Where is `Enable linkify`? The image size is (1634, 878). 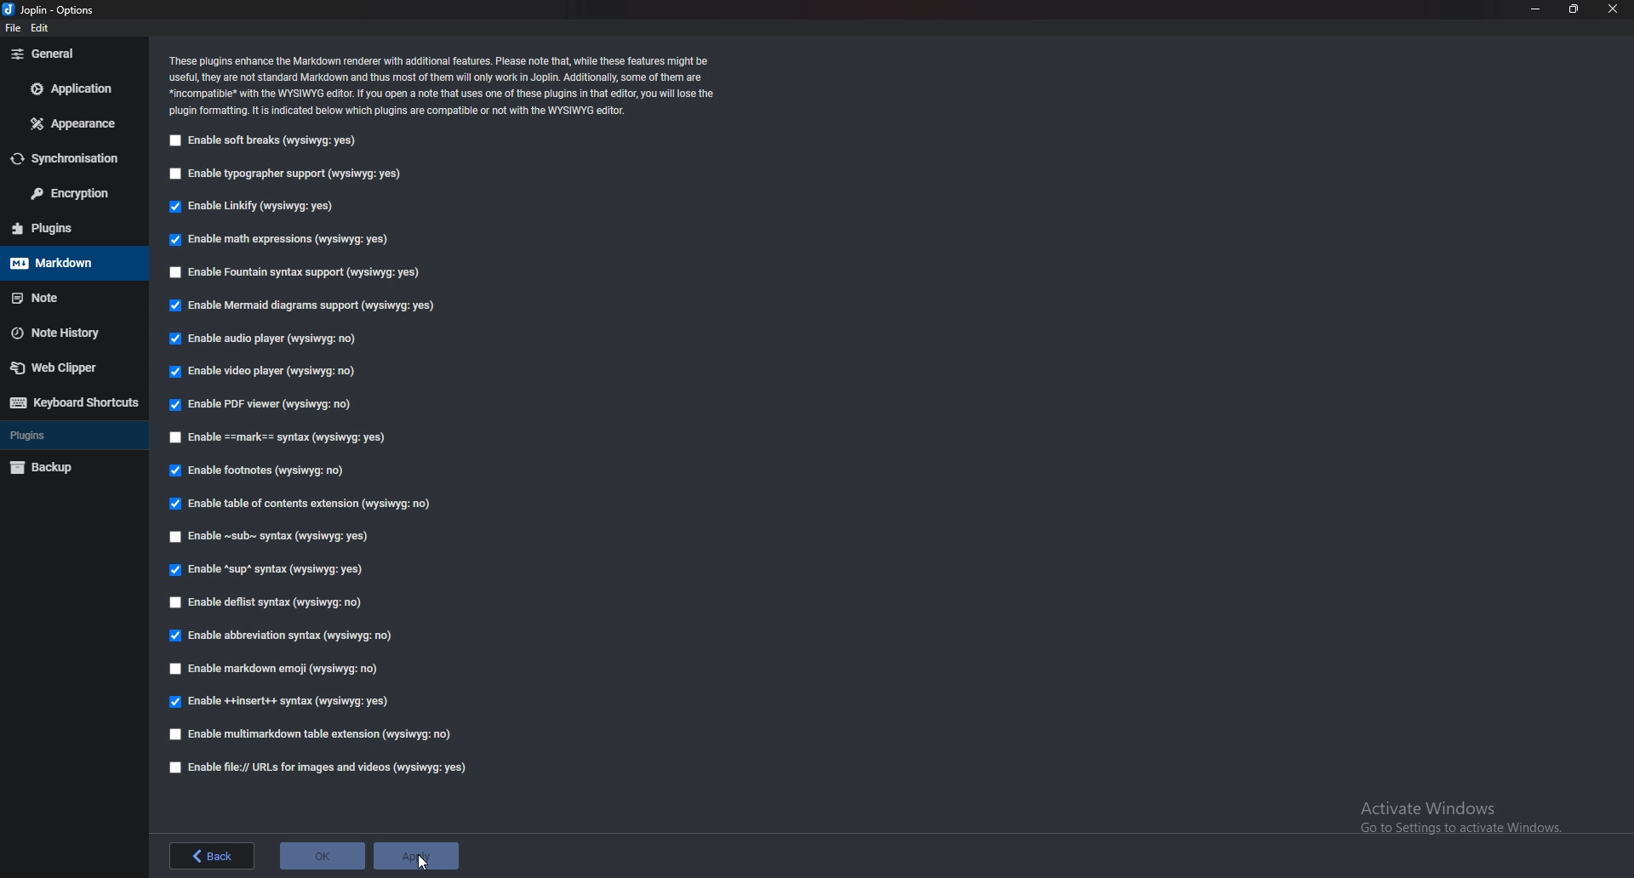
Enable linkify is located at coordinates (260, 208).